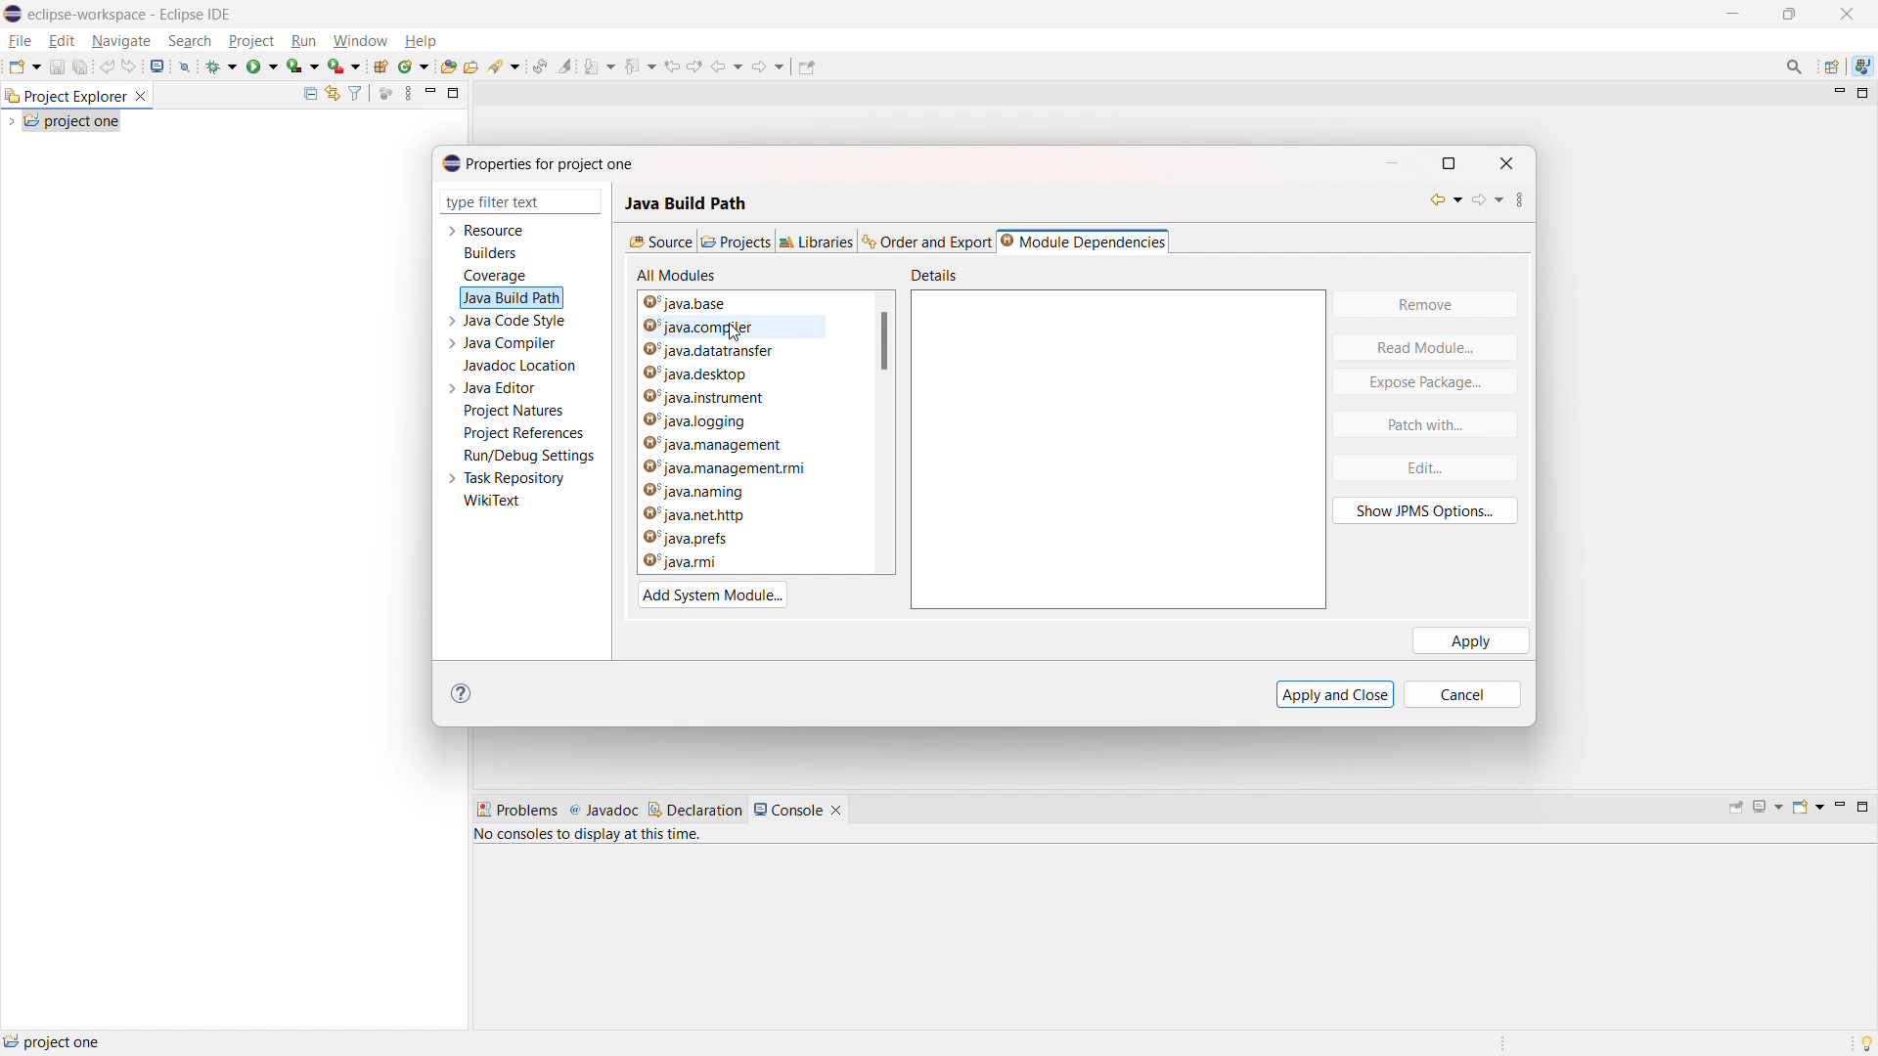 The image size is (1878, 1056). What do you see at coordinates (739, 335) in the screenshot?
I see `cursor ` at bounding box center [739, 335].